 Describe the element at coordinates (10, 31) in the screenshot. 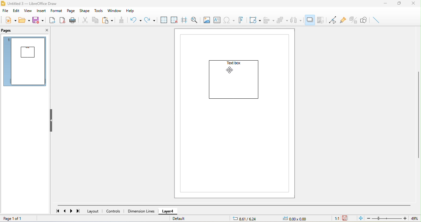

I see `pages` at that location.